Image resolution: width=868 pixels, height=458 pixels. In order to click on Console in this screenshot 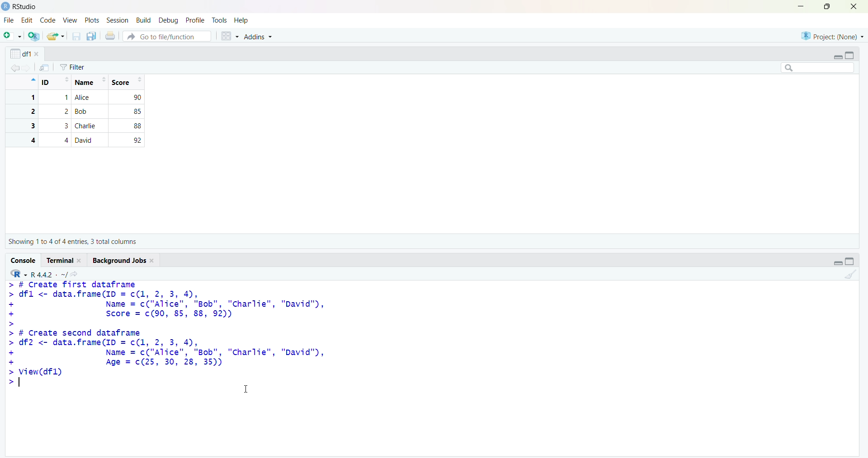, I will do `click(24, 261)`.